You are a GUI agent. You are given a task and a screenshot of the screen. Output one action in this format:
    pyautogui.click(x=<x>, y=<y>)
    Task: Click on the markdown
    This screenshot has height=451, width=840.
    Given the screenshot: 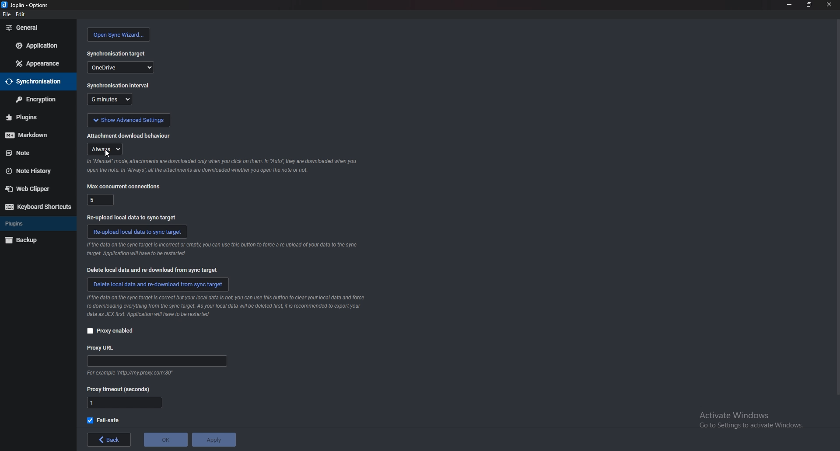 What is the action you would take?
    pyautogui.click(x=35, y=135)
    